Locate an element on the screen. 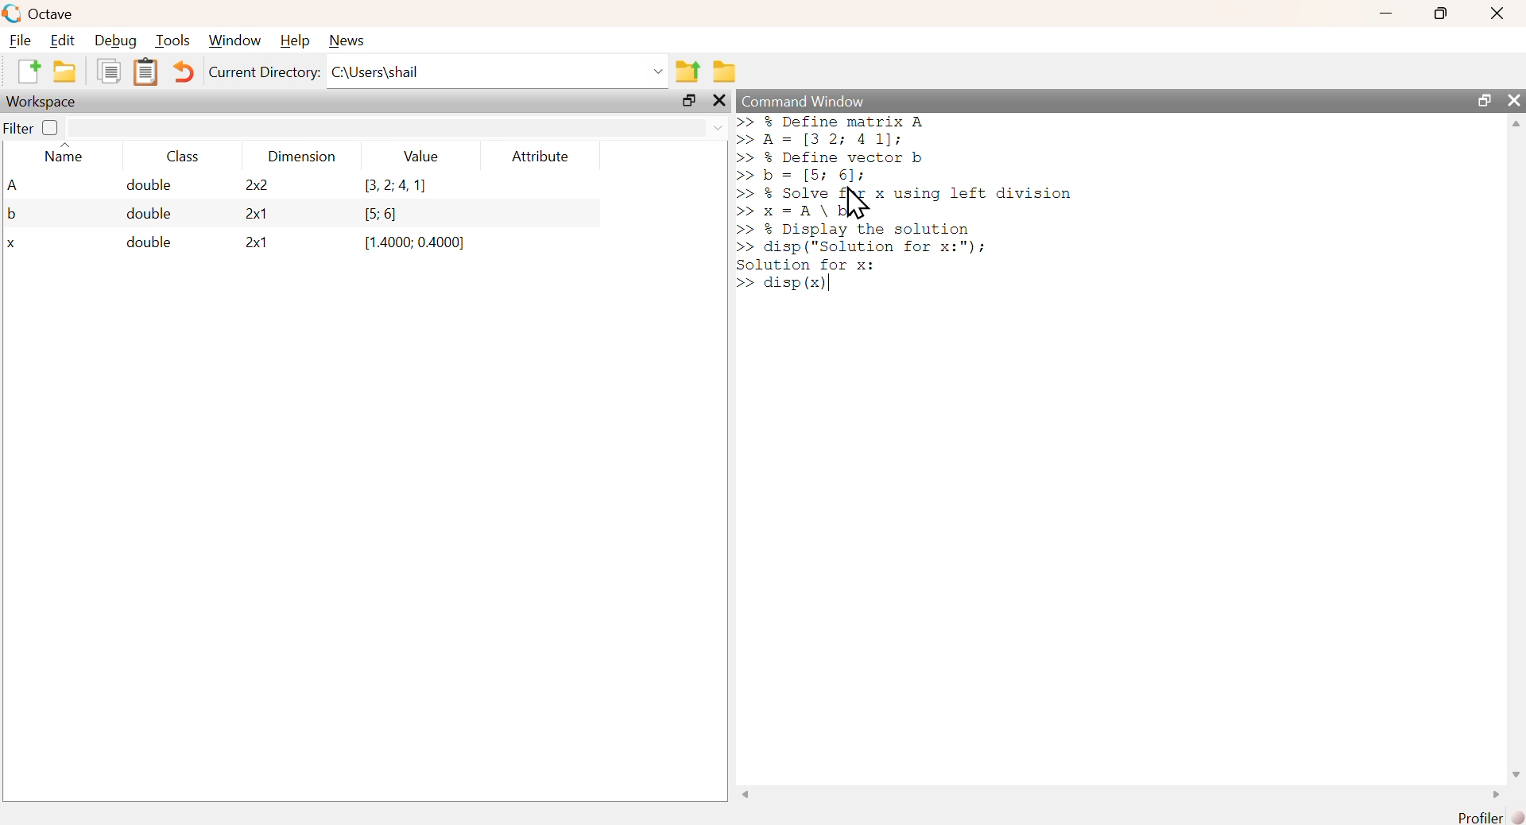  class is located at coordinates (180, 159).